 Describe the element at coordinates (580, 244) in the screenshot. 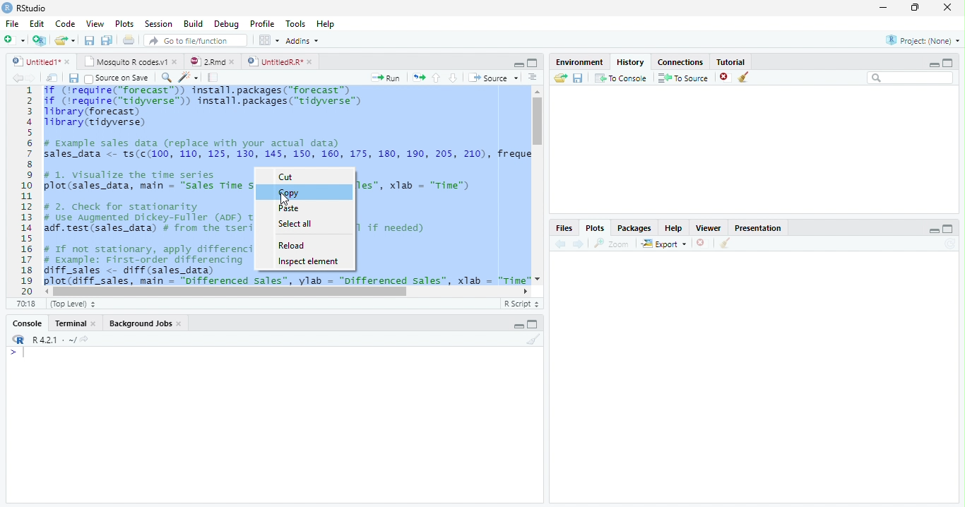

I see `Next` at that location.